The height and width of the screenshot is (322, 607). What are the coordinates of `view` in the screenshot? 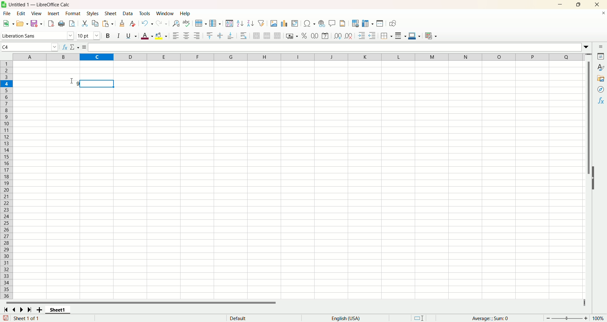 It's located at (37, 13).